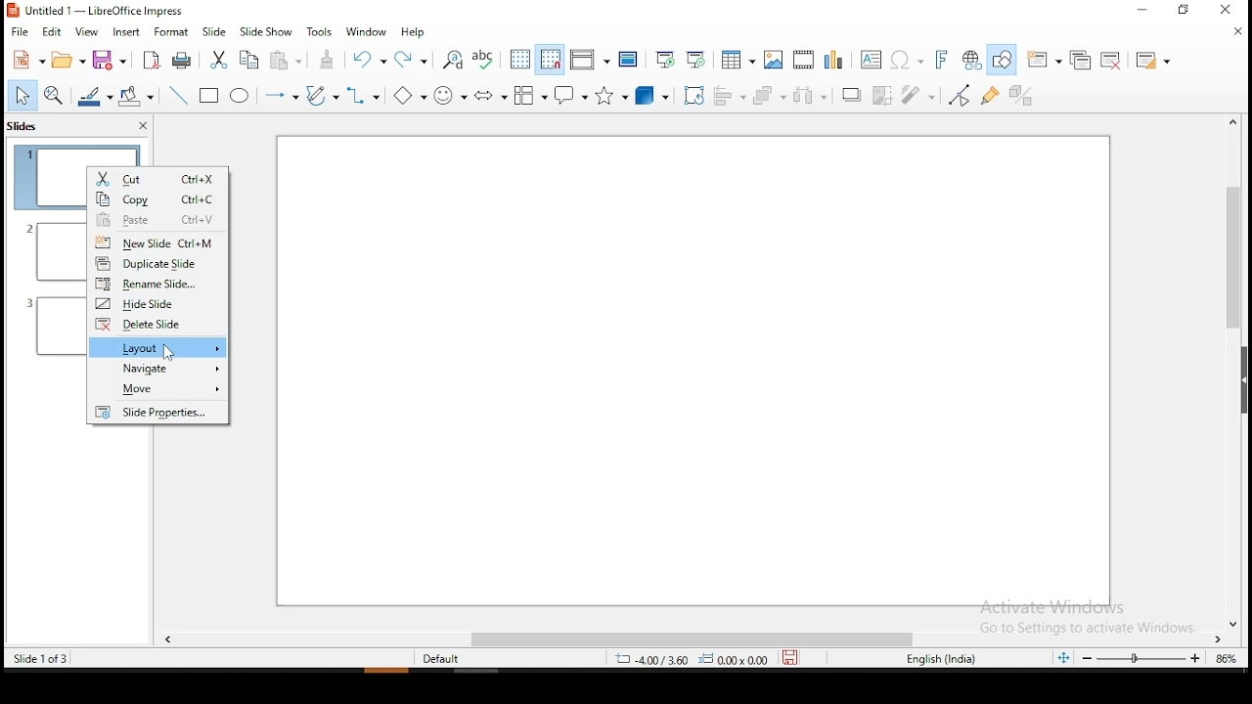  What do you see at coordinates (85, 32) in the screenshot?
I see `view` at bounding box center [85, 32].